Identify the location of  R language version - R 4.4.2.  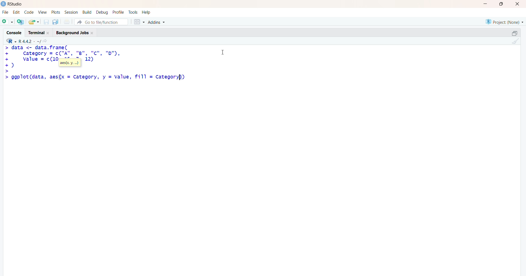
(30, 41).